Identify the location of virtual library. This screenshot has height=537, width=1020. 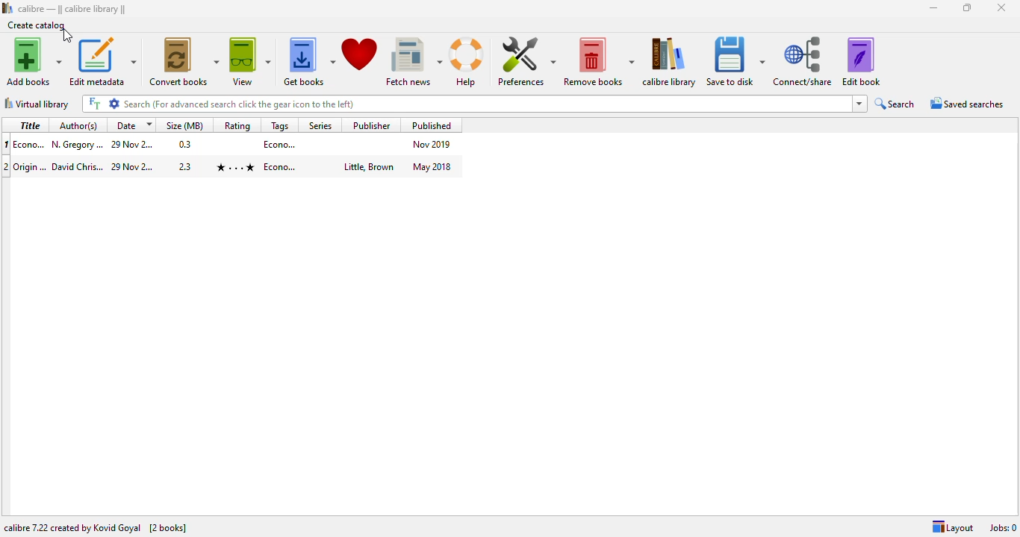
(37, 103).